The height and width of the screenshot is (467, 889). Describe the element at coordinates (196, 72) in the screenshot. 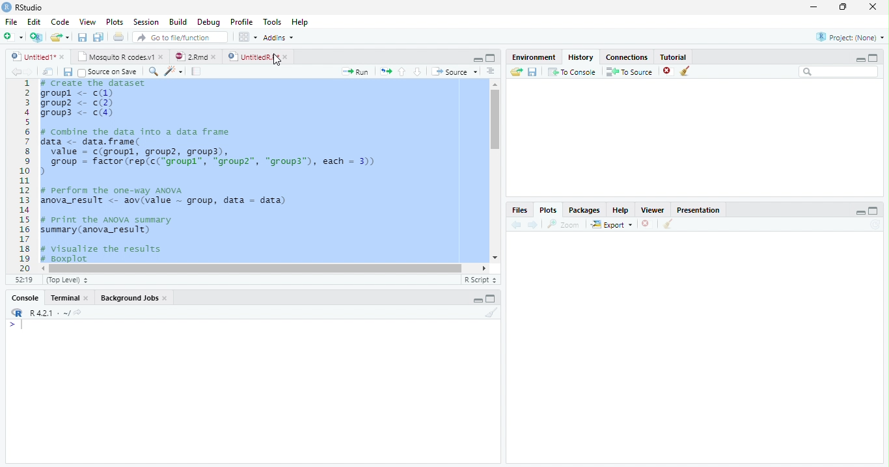

I see `Pages` at that location.